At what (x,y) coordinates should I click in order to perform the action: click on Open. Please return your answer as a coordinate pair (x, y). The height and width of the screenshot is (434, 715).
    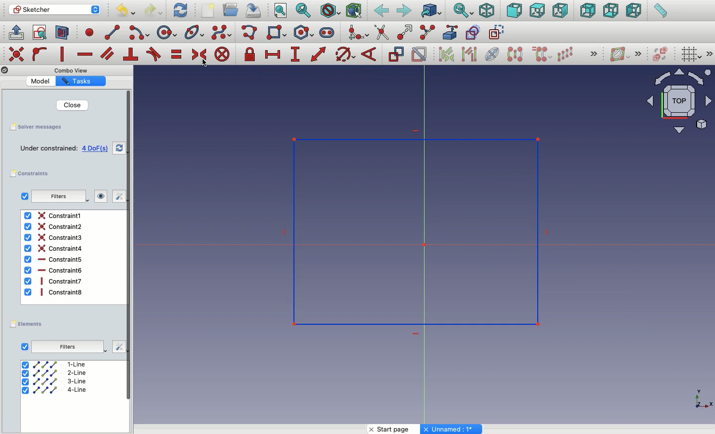
    Looking at the image, I should click on (232, 10).